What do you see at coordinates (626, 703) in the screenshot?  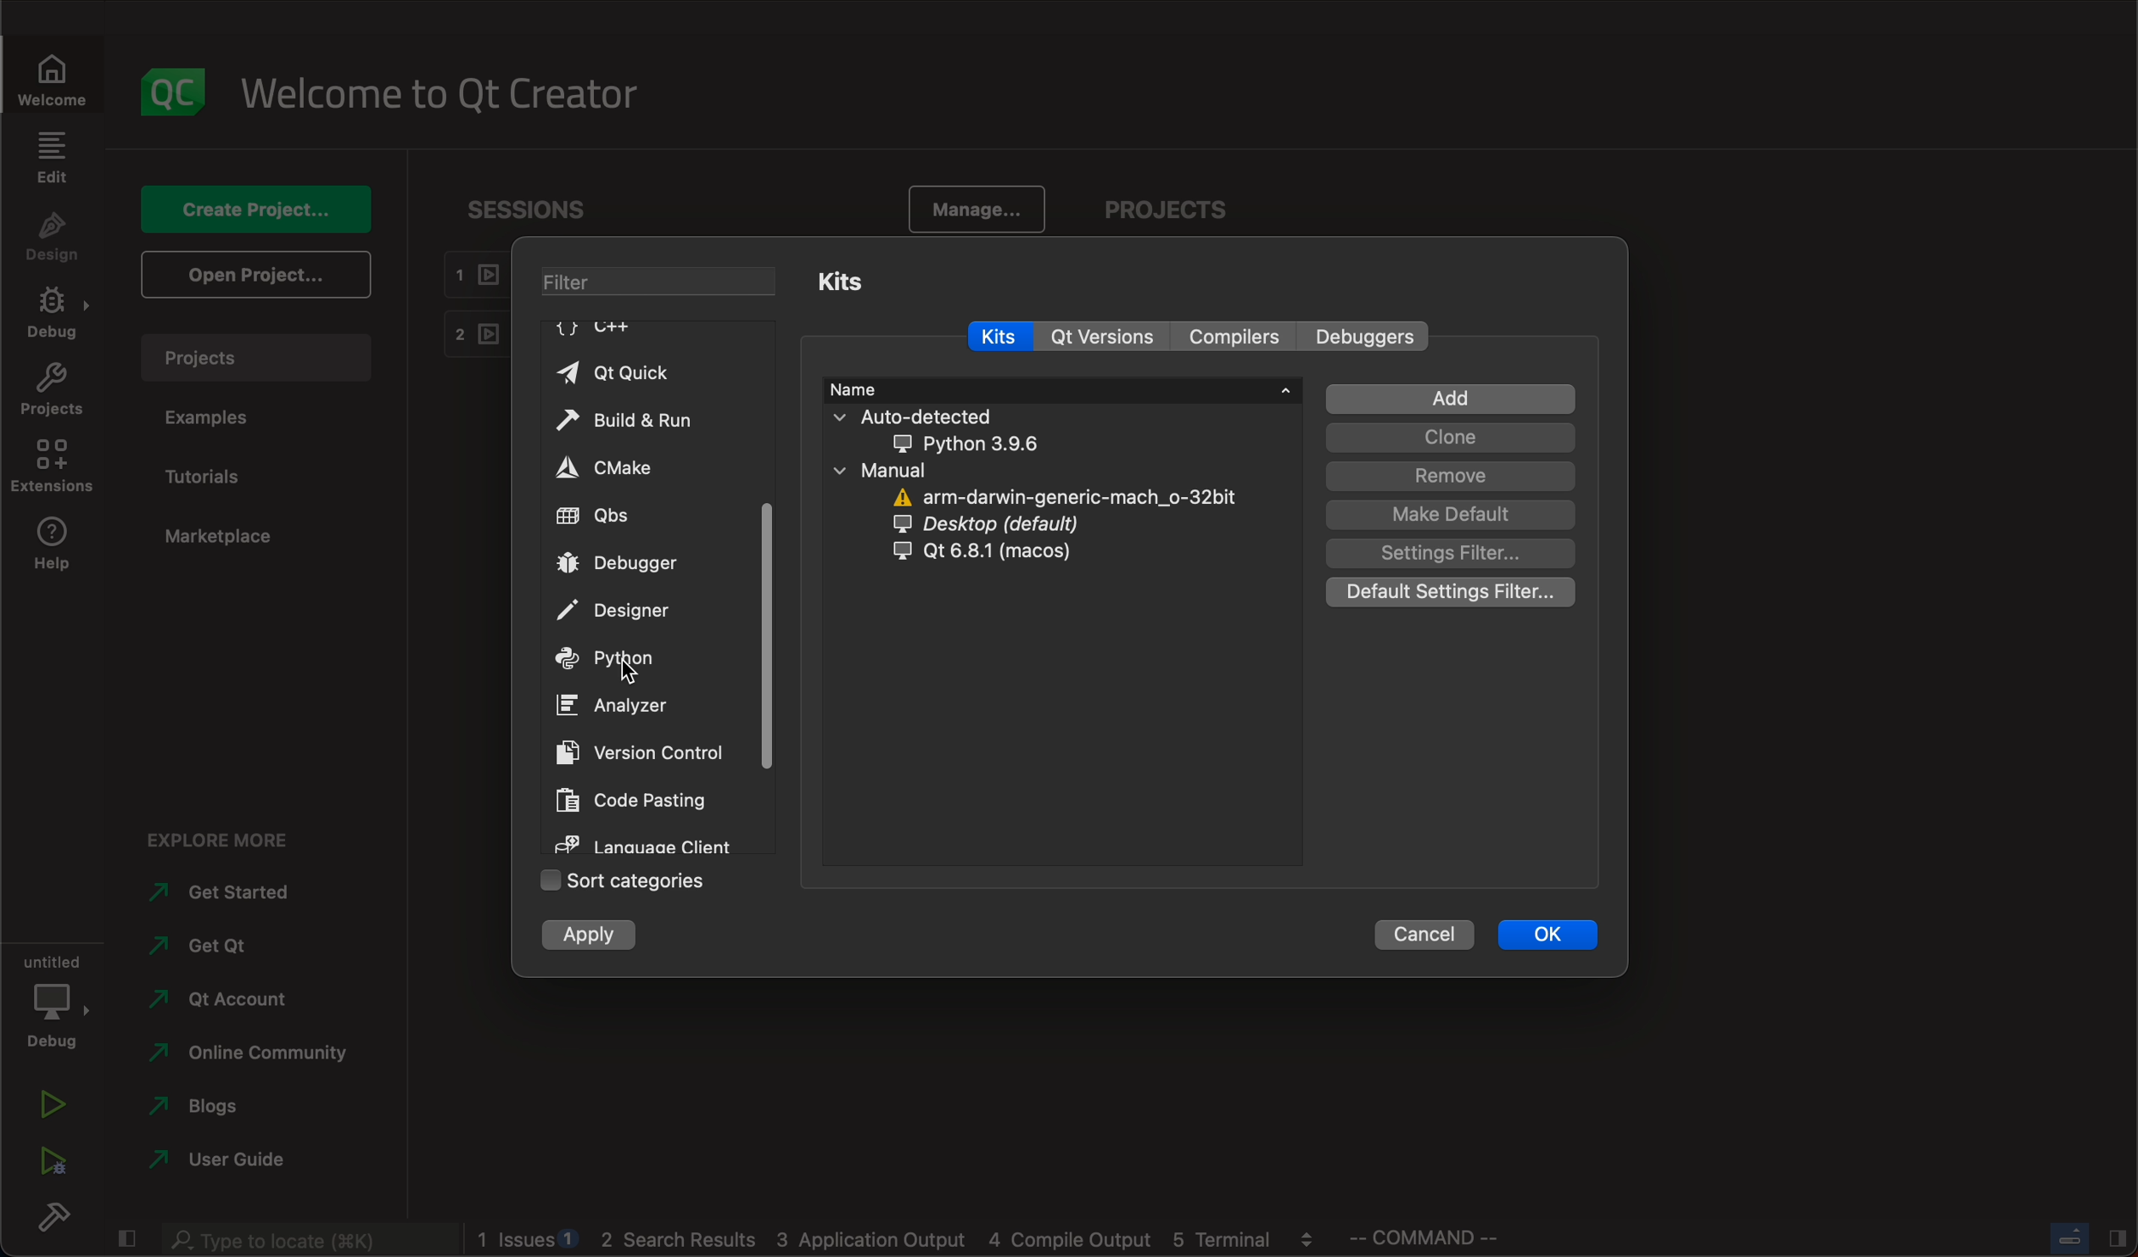 I see `analyzer` at bounding box center [626, 703].